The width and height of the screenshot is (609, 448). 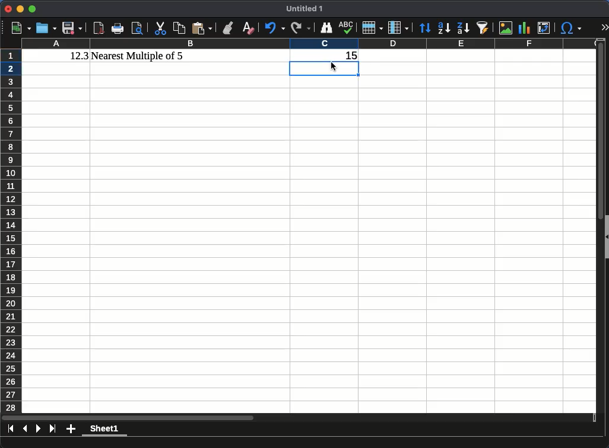 What do you see at coordinates (118, 28) in the screenshot?
I see `print` at bounding box center [118, 28].